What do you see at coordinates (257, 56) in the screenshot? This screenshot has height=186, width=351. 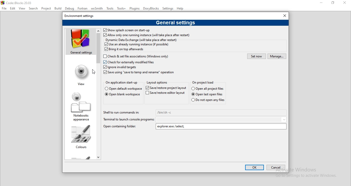 I see `set now` at bounding box center [257, 56].